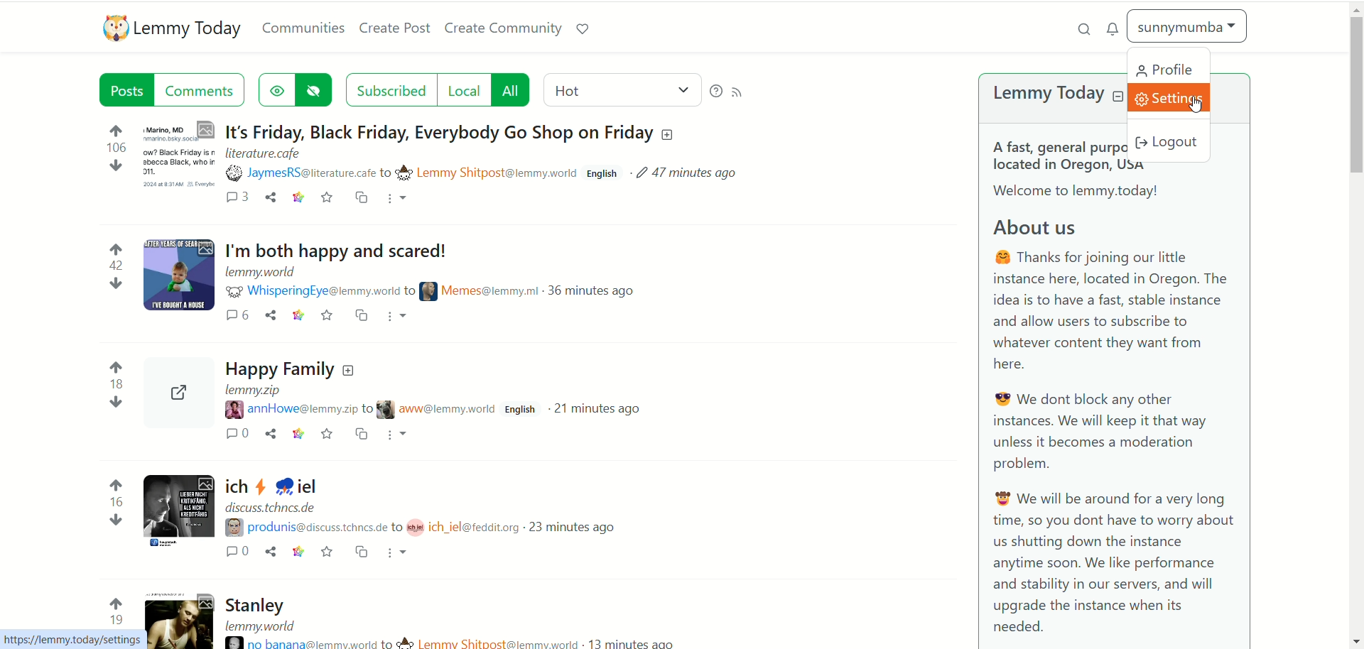 The width and height of the screenshot is (1364, 649). I want to click on collapse, so click(1118, 97).